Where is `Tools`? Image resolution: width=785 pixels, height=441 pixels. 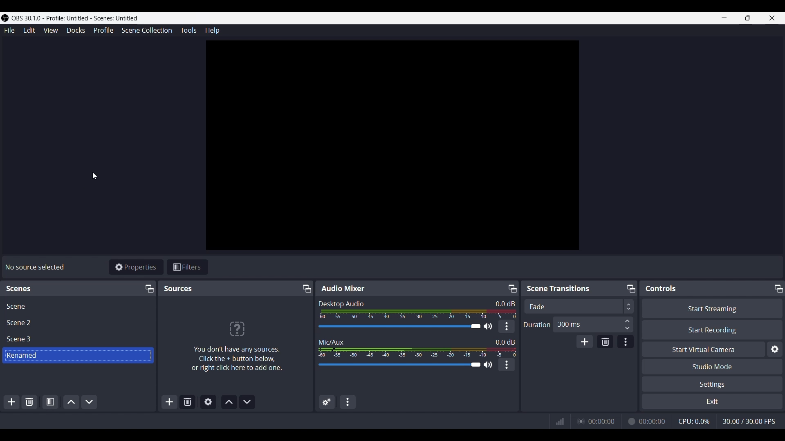 Tools is located at coordinates (189, 30).